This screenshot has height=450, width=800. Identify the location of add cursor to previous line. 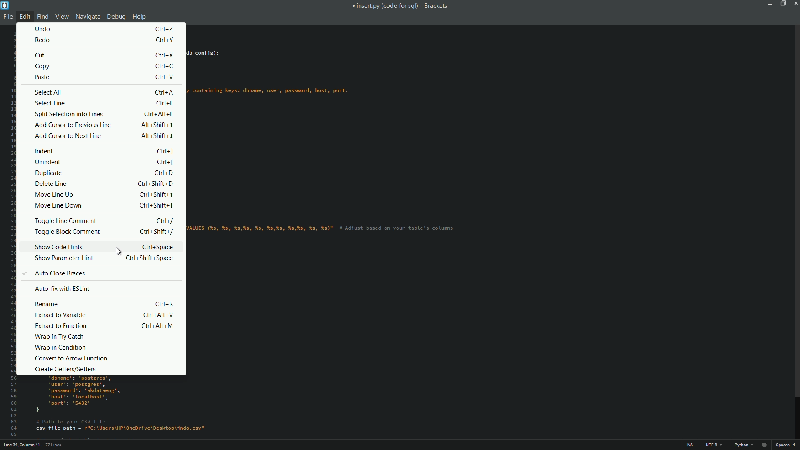
(72, 125).